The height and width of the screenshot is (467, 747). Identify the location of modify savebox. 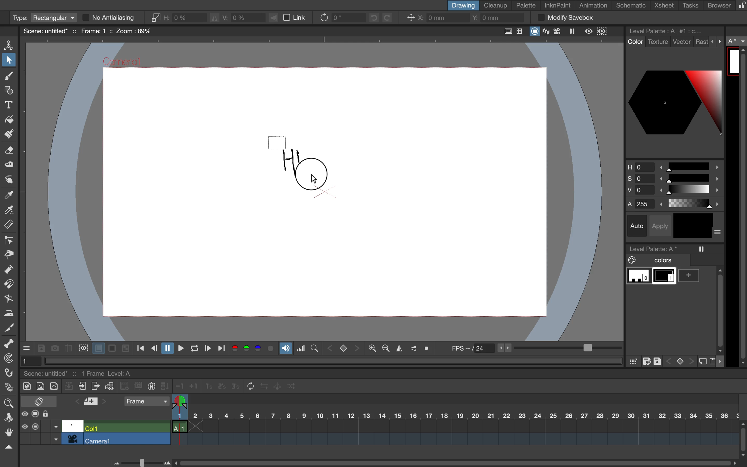
(565, 18).